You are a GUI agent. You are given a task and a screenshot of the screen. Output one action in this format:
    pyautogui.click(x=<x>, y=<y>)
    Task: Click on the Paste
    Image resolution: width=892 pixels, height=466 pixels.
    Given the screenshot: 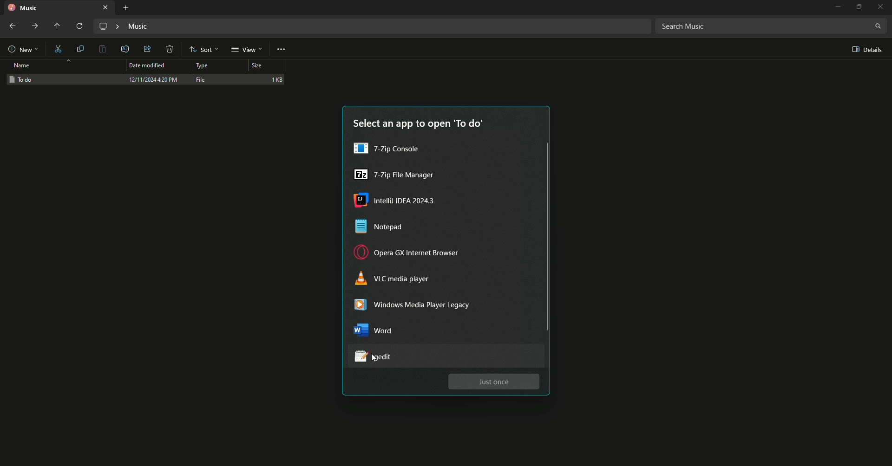 What is the action you would take?
    pyautogui.click(x=103, y=49)
    